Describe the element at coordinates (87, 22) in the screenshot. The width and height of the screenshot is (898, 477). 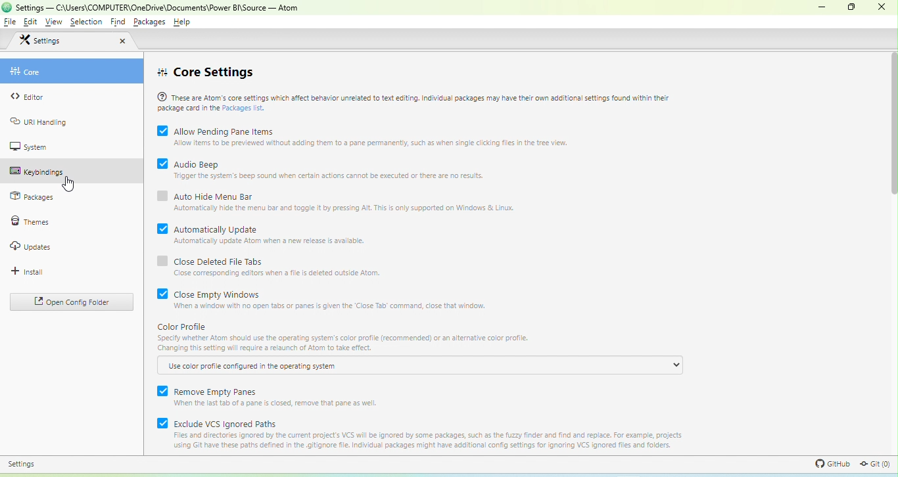
I see `selection menu` at that location.